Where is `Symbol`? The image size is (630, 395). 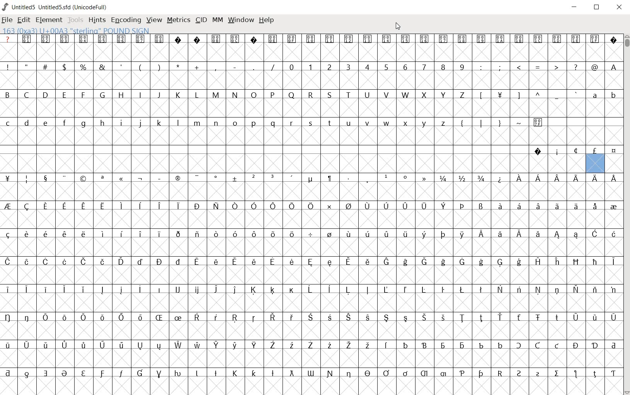
Symbol is located at coordinates (27, 179).